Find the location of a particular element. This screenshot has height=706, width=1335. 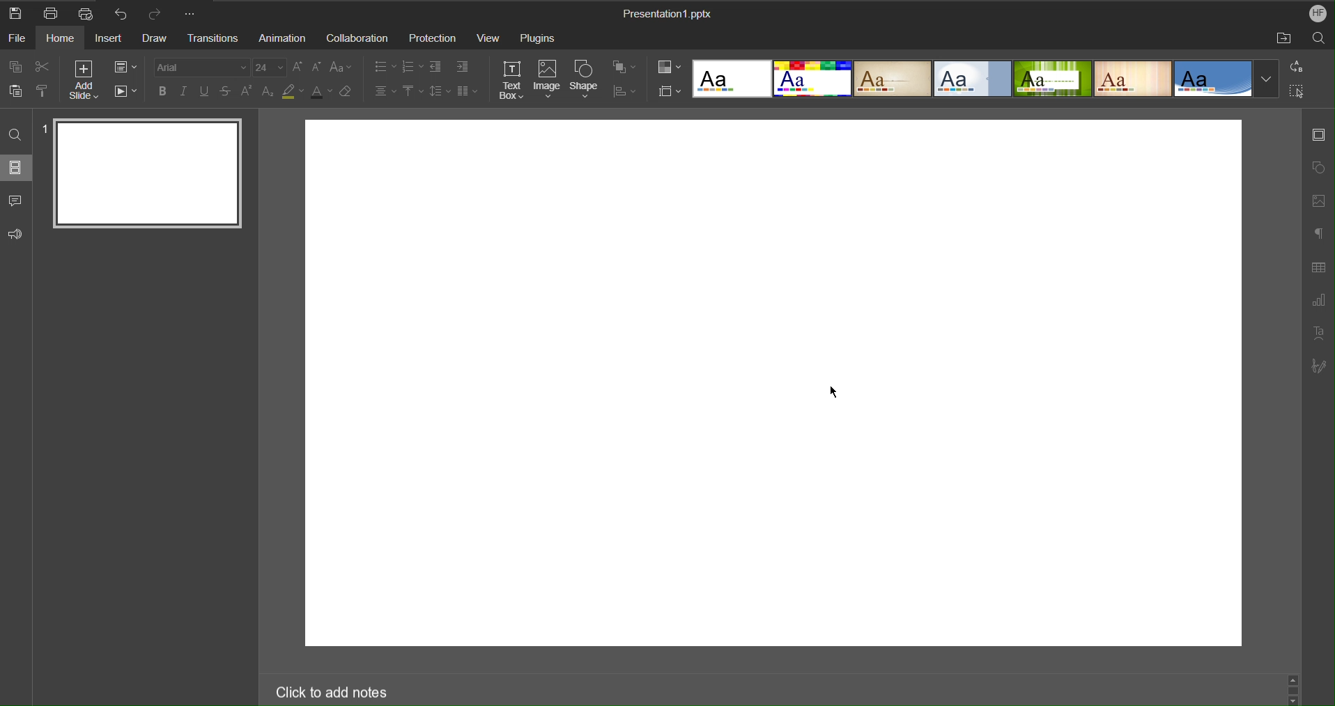

Decrease Indent is located at coordinates (436, 66).